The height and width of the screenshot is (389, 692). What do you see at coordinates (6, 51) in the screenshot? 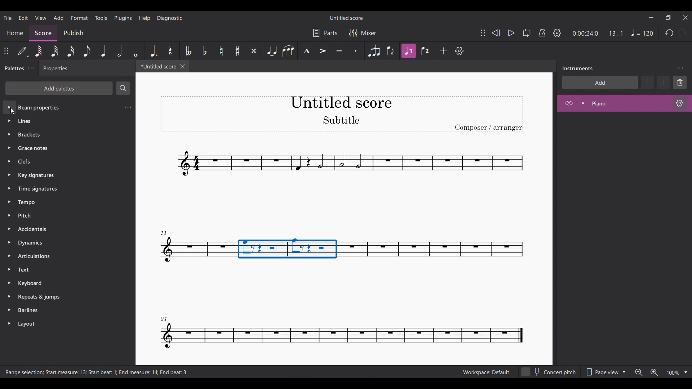
I see `Change position of toolbar` at bounding box center [6, 51].